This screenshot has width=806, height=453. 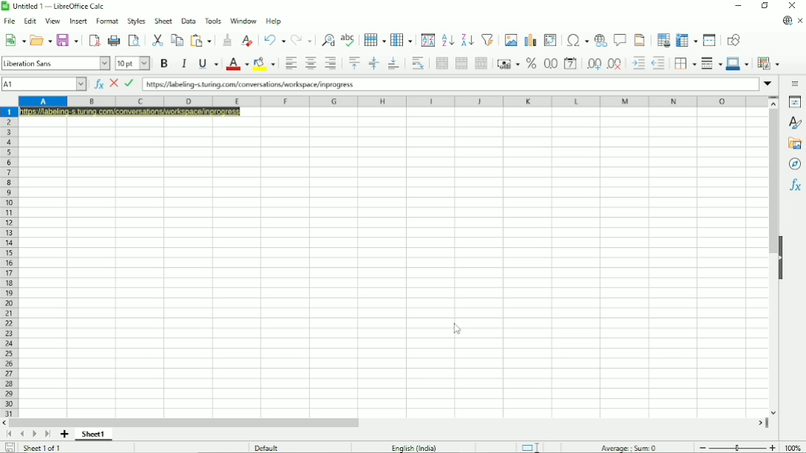 I want to click on Font color, so click(x=237, y=64).